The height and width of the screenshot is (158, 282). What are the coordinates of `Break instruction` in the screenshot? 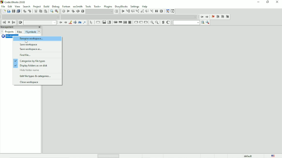 It's located at (136, 22).